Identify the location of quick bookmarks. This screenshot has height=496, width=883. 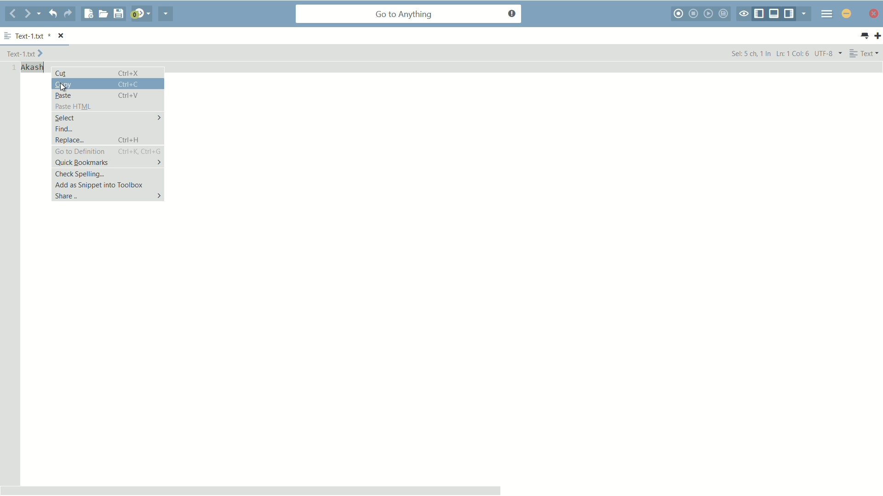
(107, 163).